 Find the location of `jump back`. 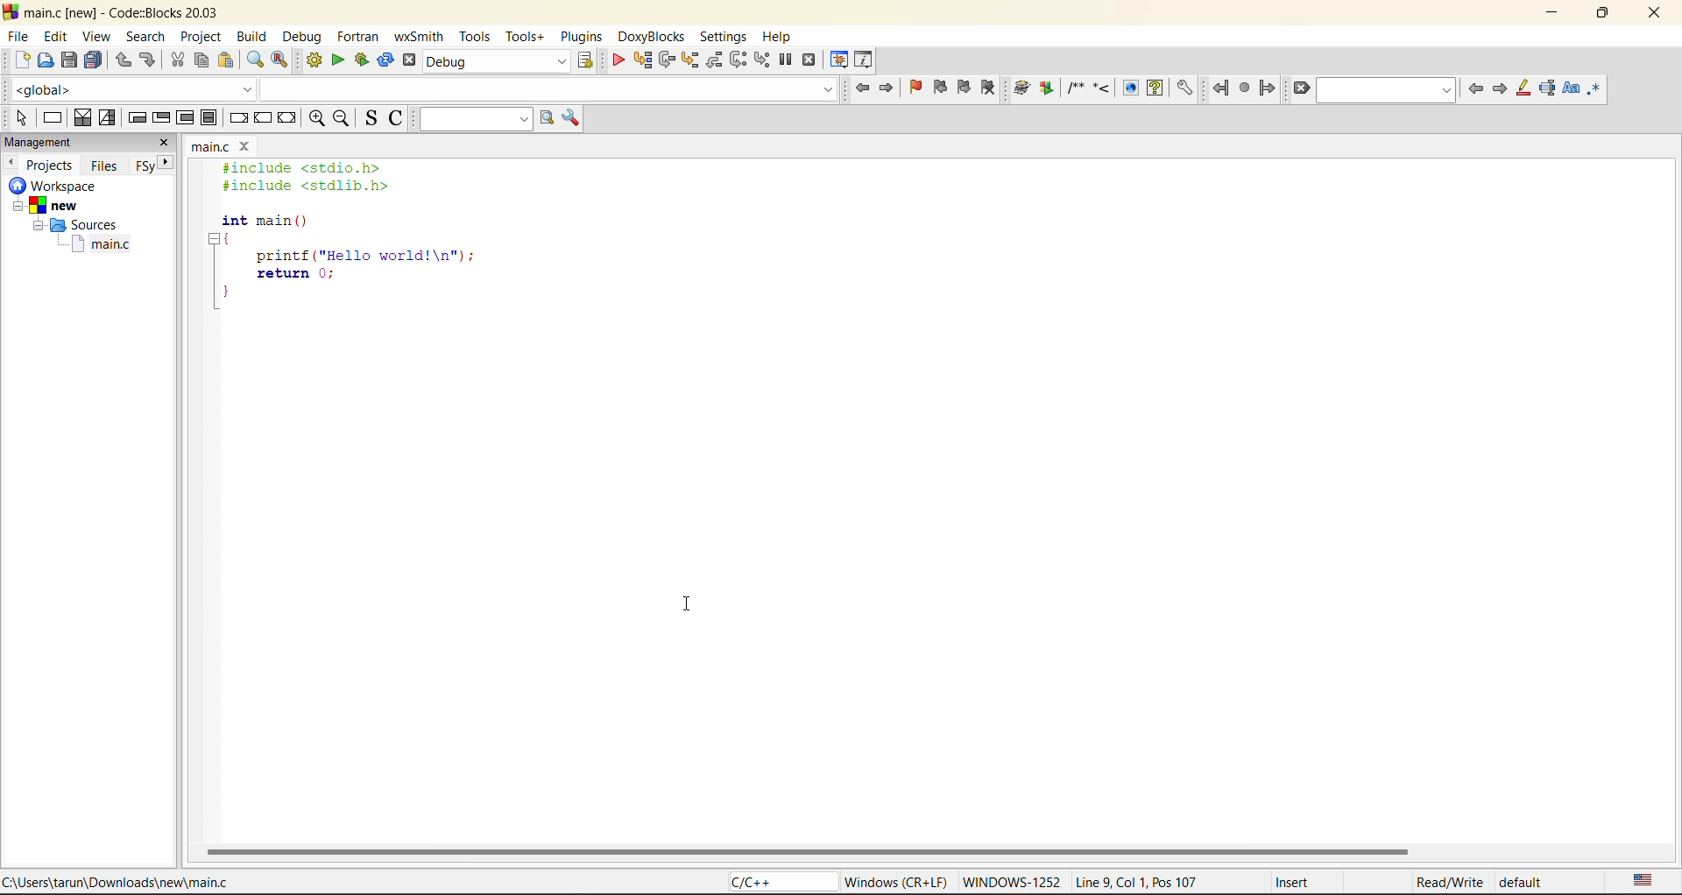

jump back is located at coordinates (1220, 88).